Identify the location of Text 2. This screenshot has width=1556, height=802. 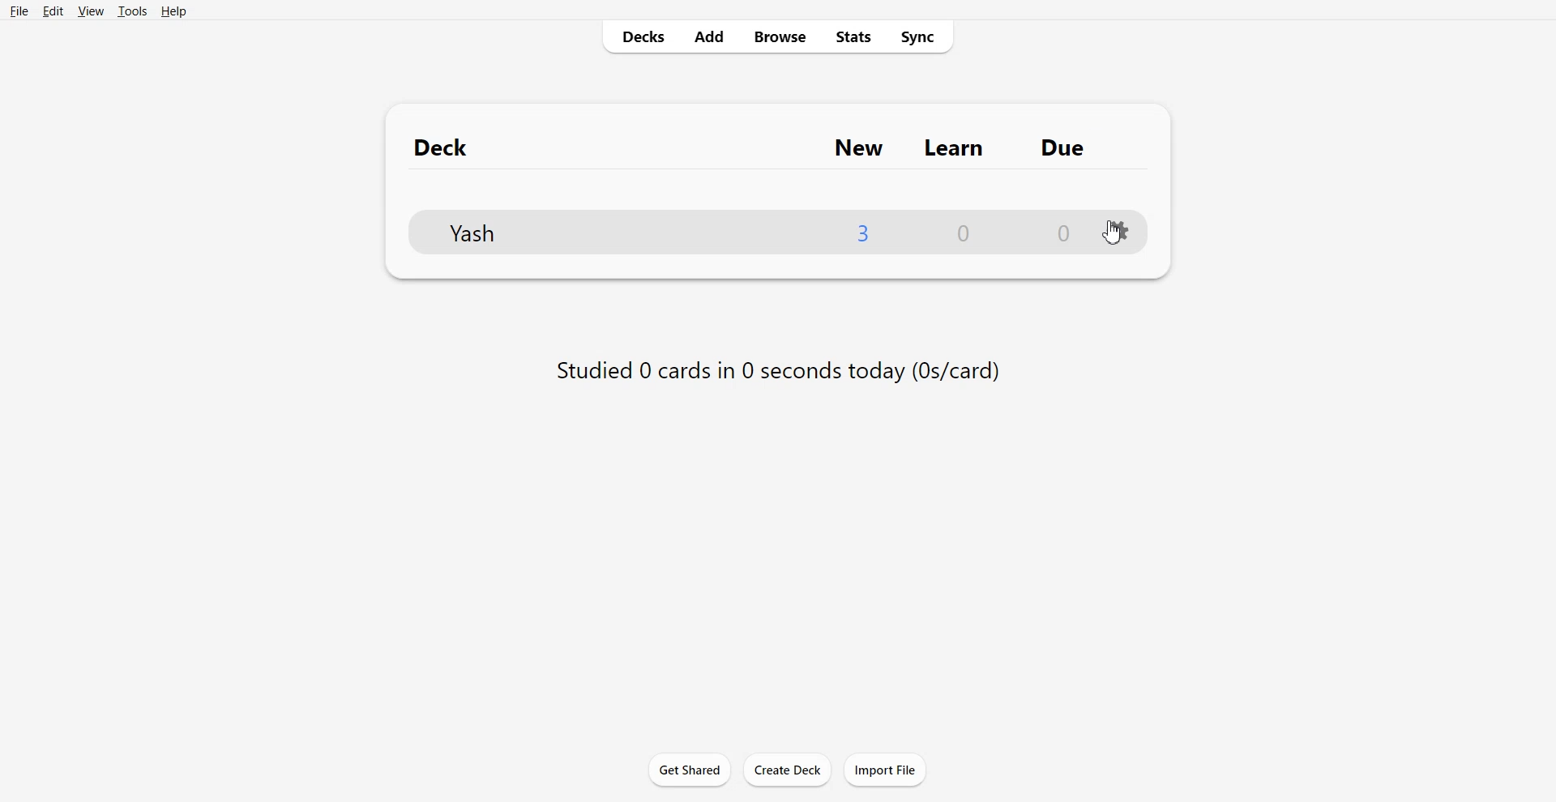
(776, 369).